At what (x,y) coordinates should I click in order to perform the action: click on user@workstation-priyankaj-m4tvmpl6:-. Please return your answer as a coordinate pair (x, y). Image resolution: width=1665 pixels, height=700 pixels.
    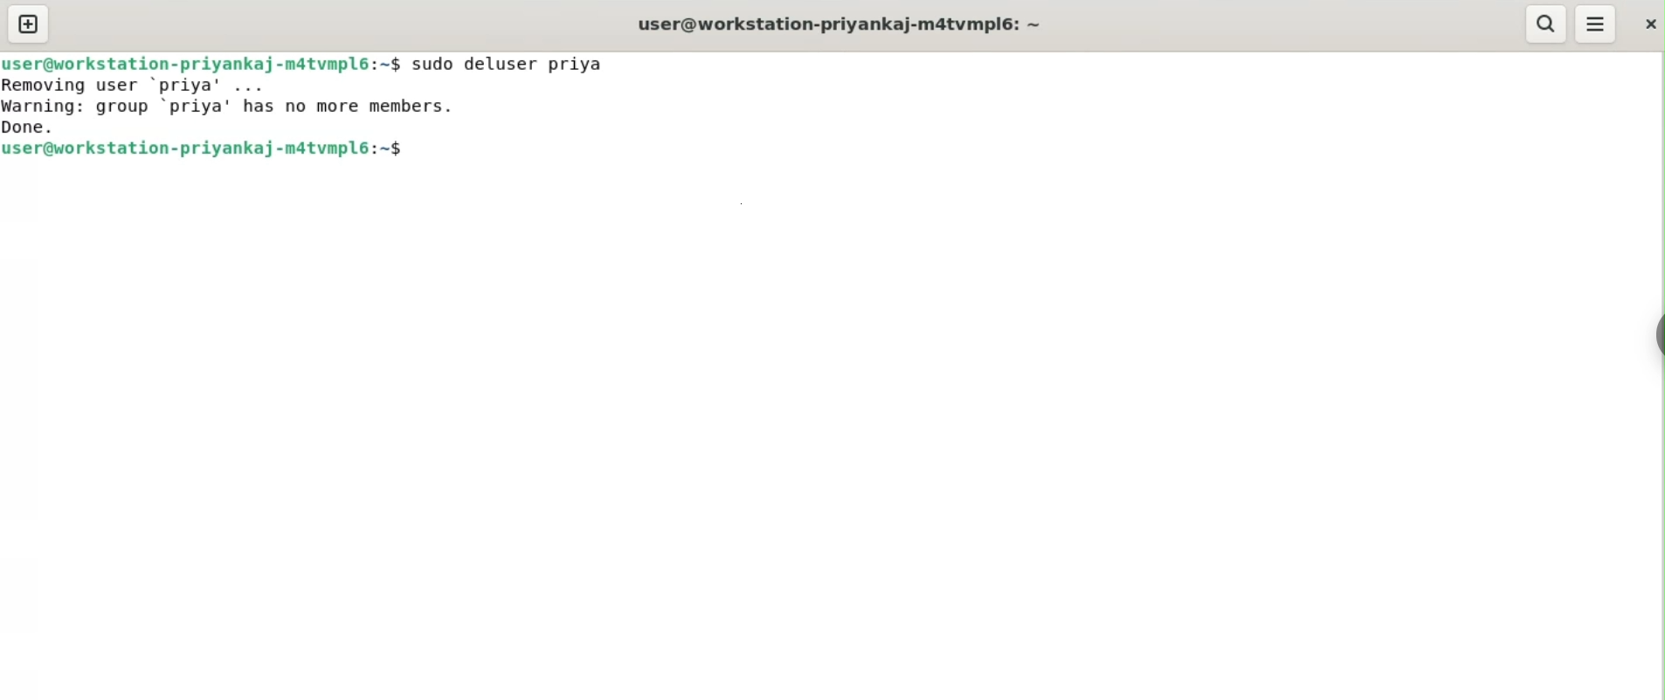
    Looking at the image, I should click on (839, 22).